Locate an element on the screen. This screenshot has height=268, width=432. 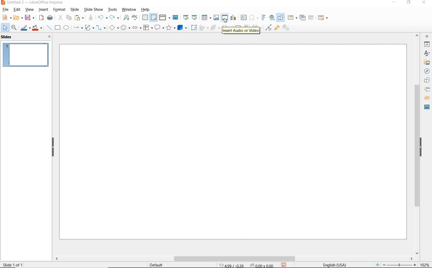
INSERT AUDIO OR VIDEO is located at coordinates (225, 18).